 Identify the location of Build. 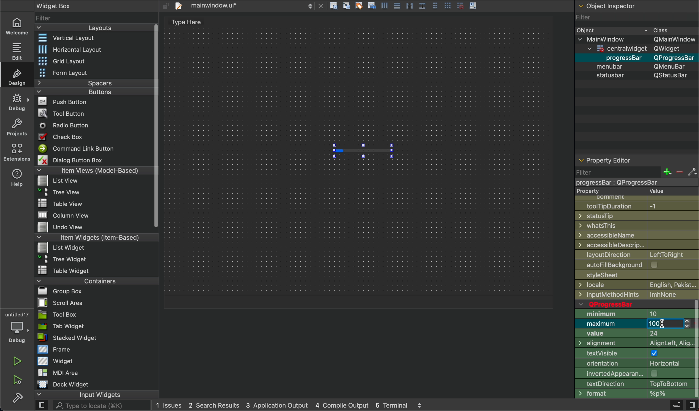
(676, 406).